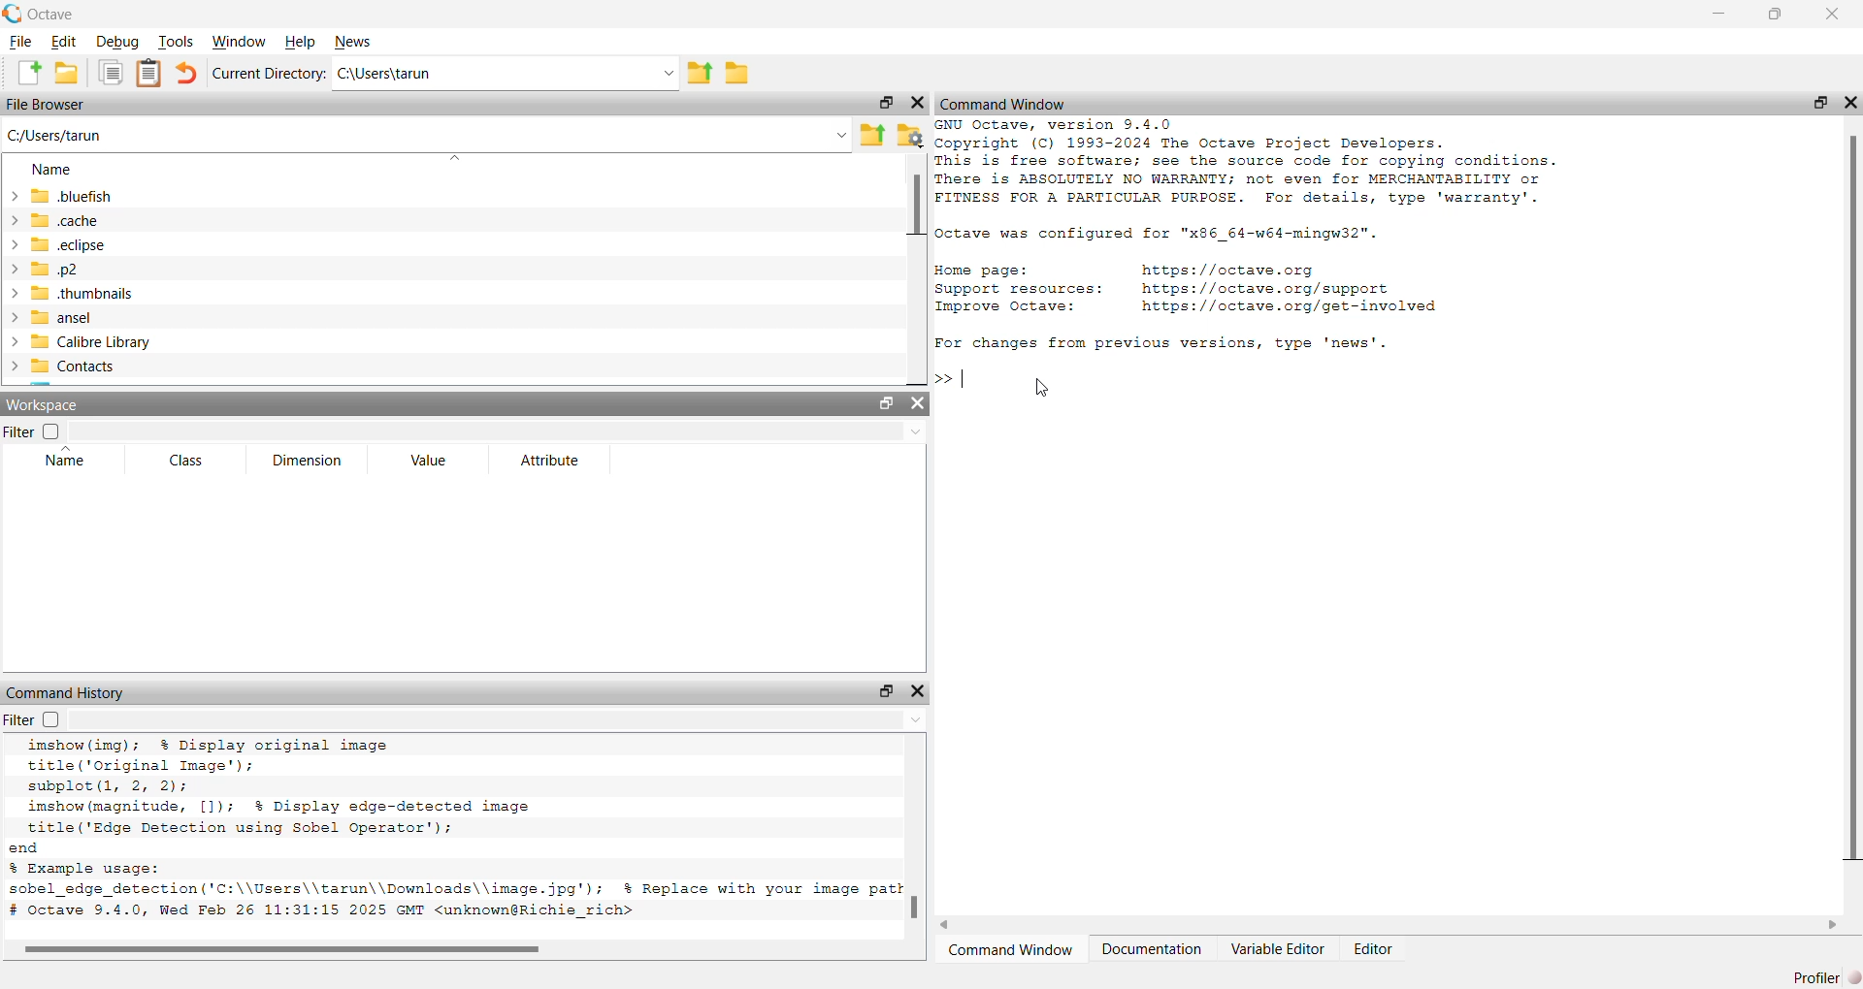  Describe the element at coordinates (115, 43) in the screenshot. I see `Debug` at that location.